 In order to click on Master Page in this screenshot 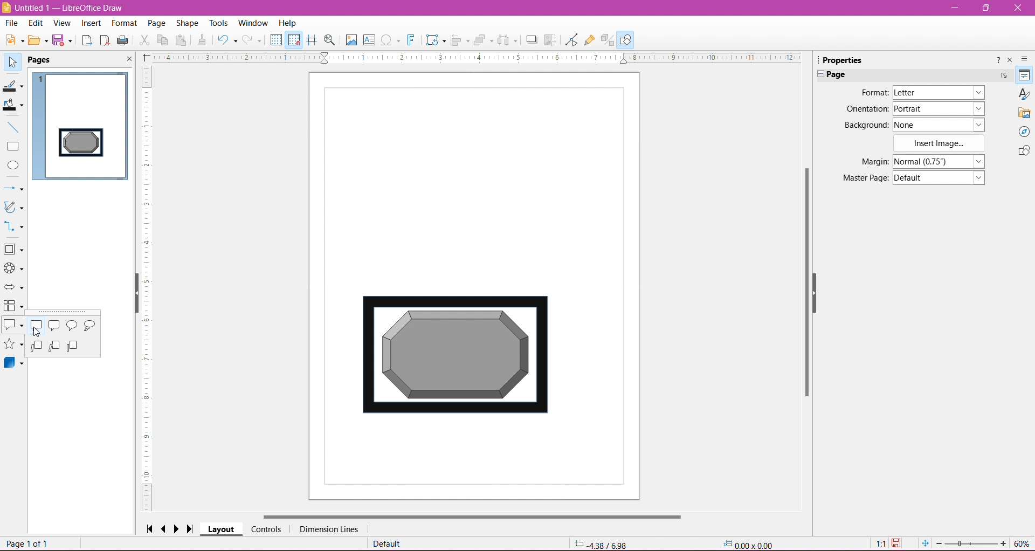, I will do `click(862, 178)`.